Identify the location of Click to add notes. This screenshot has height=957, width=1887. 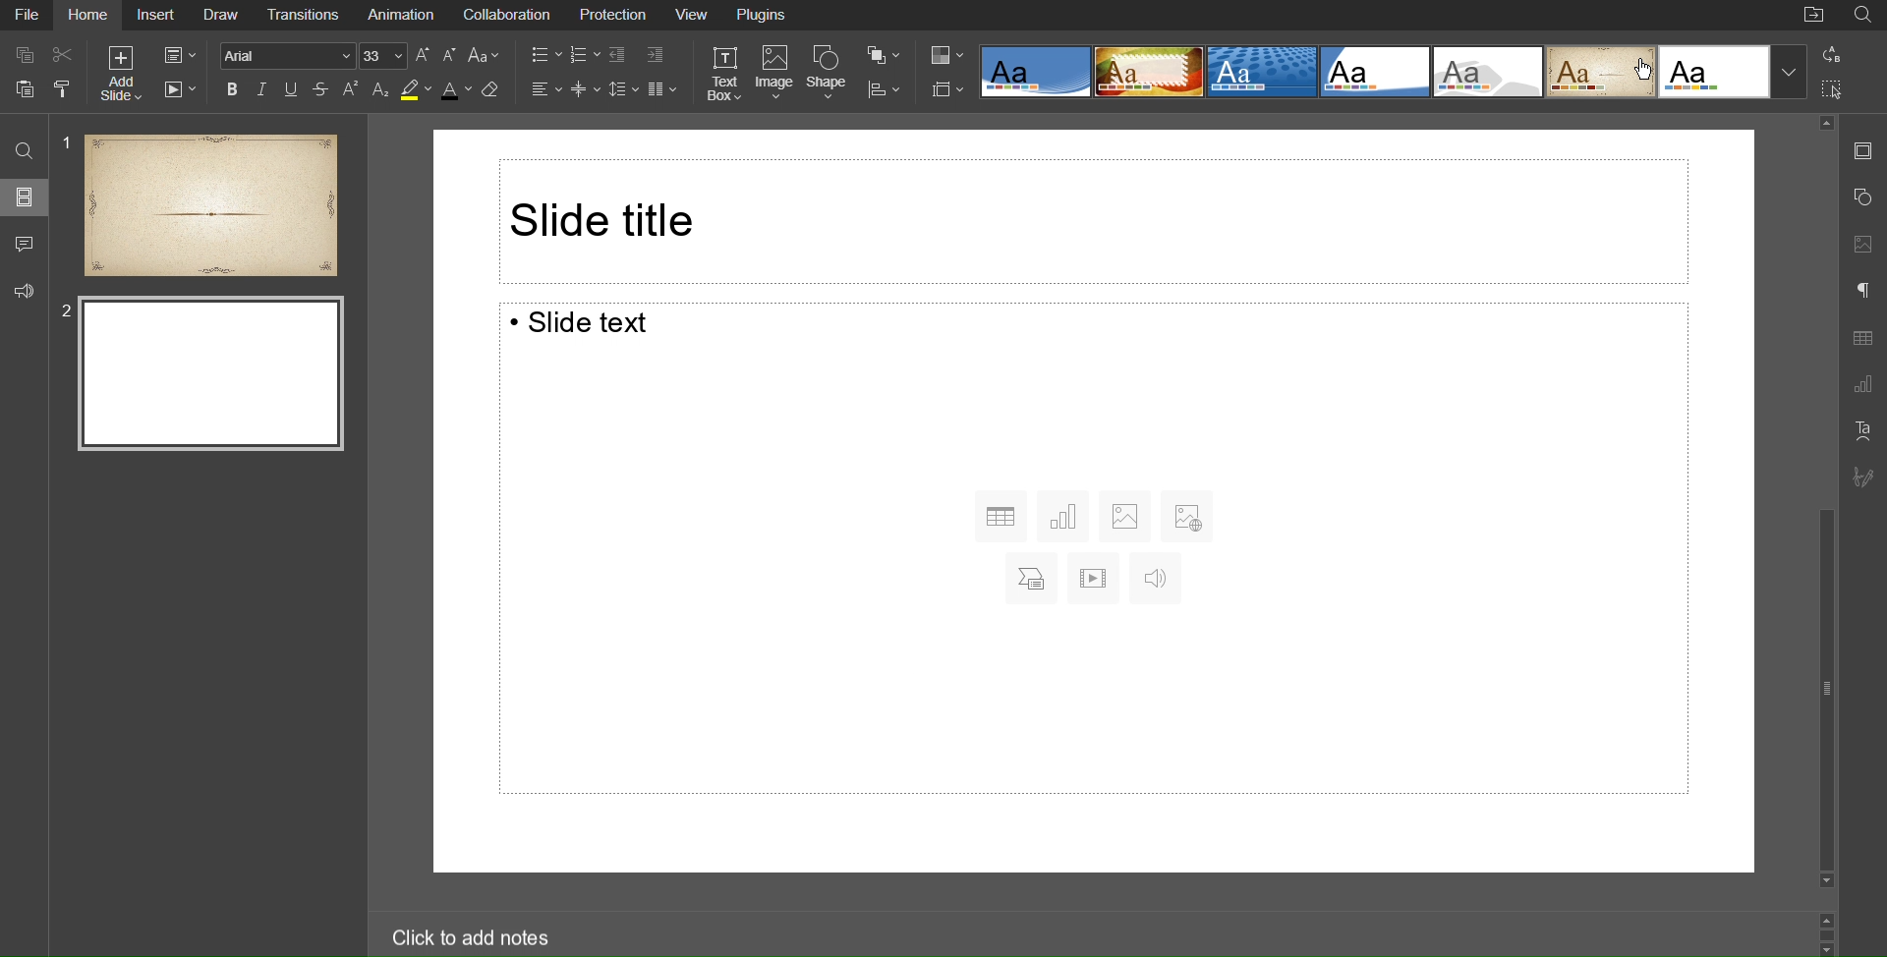
(473, 939).